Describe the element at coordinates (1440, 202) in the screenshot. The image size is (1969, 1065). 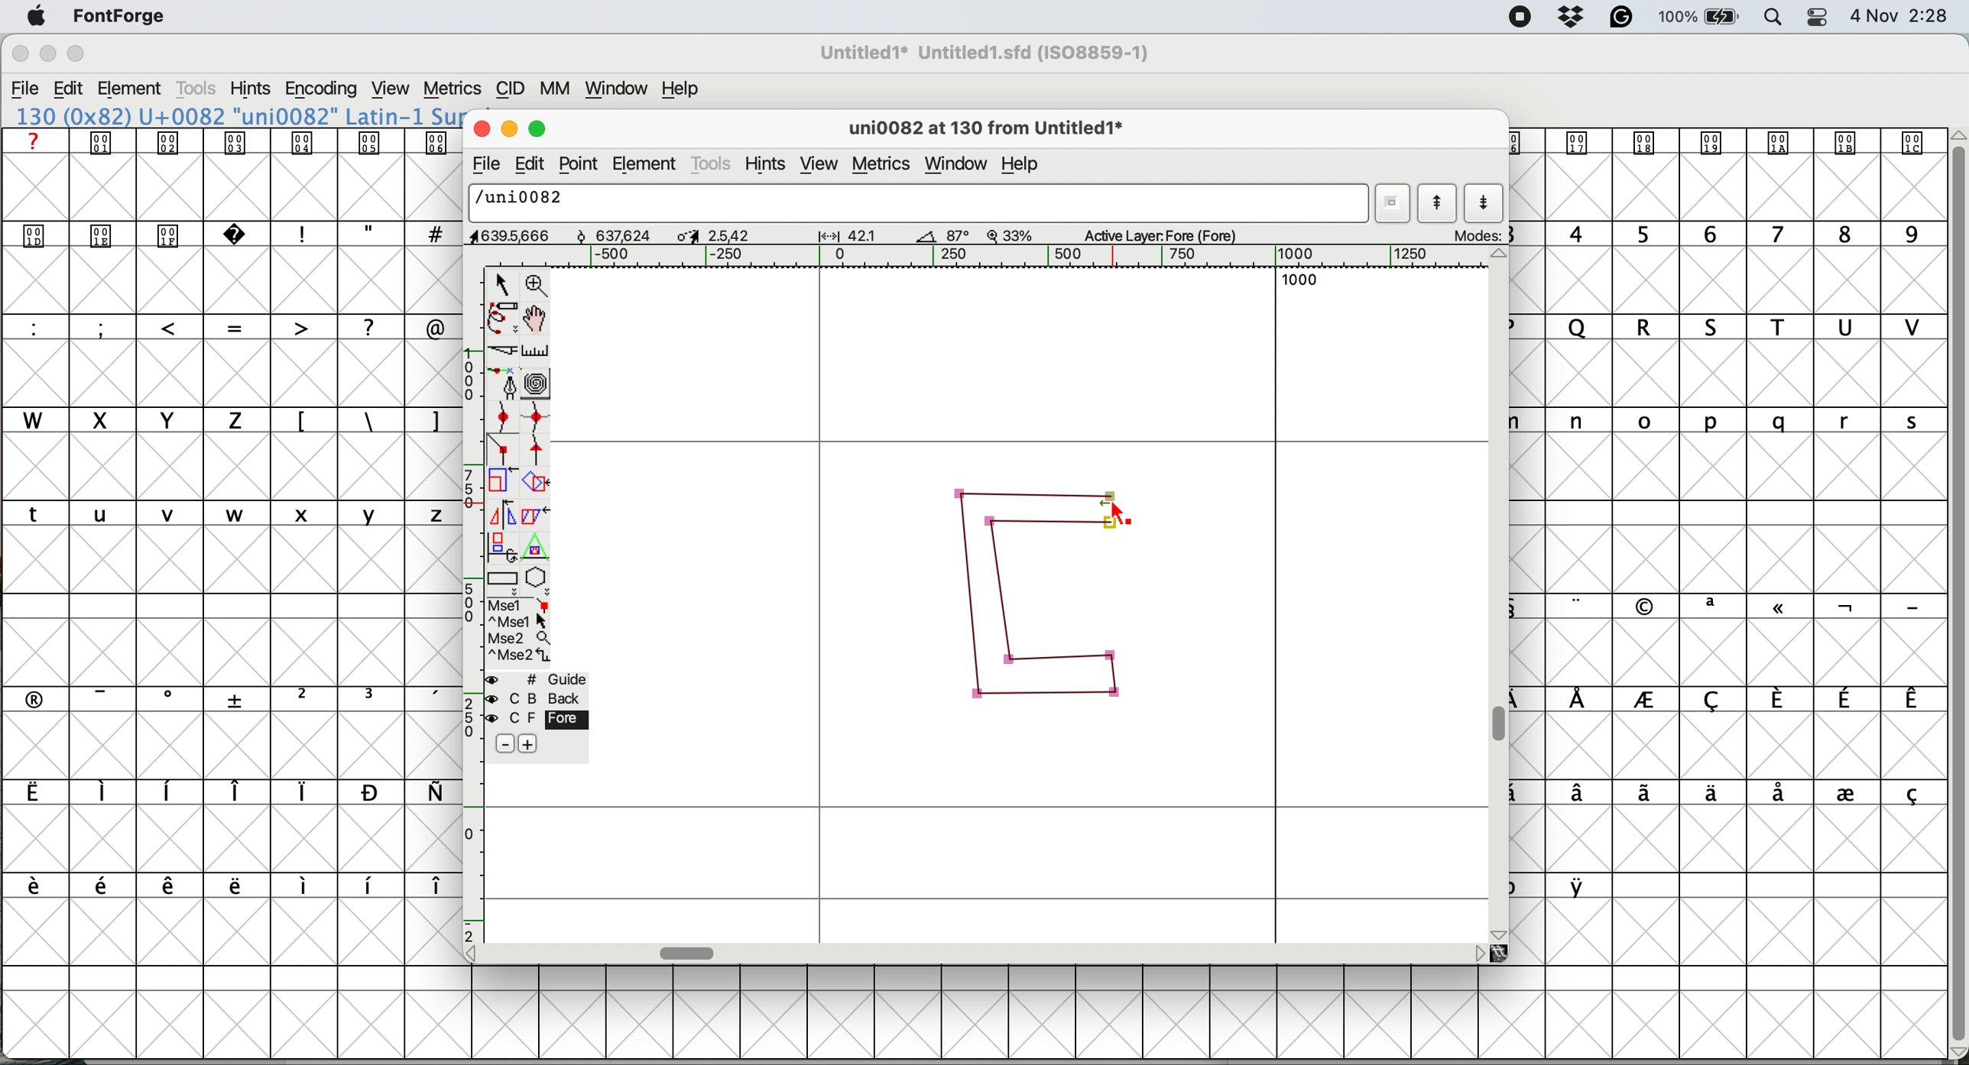
I see `show previous letter` at that location.